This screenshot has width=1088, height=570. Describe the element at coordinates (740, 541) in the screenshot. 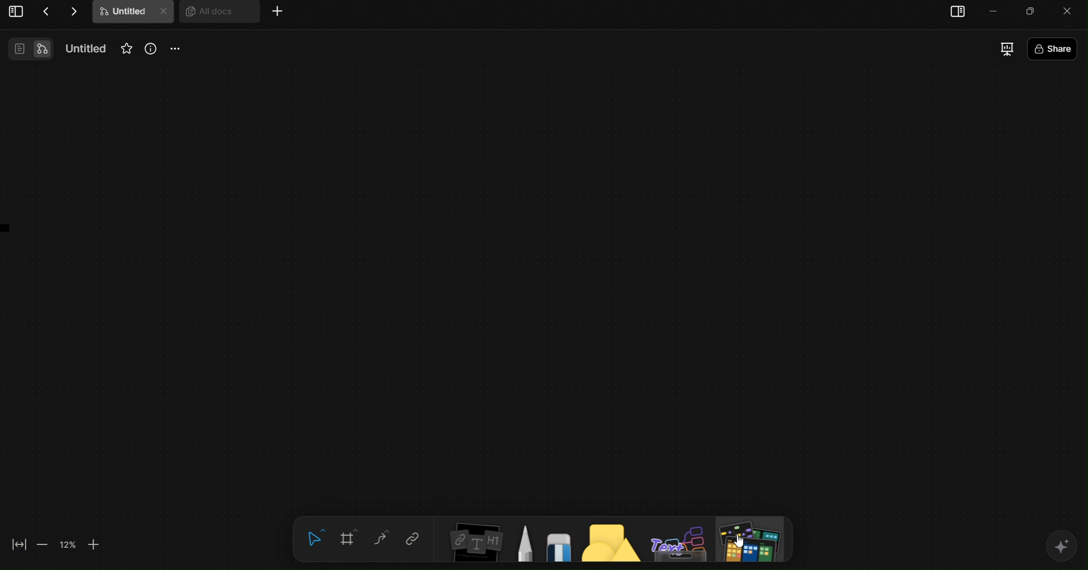

I see `cursor` at that location.